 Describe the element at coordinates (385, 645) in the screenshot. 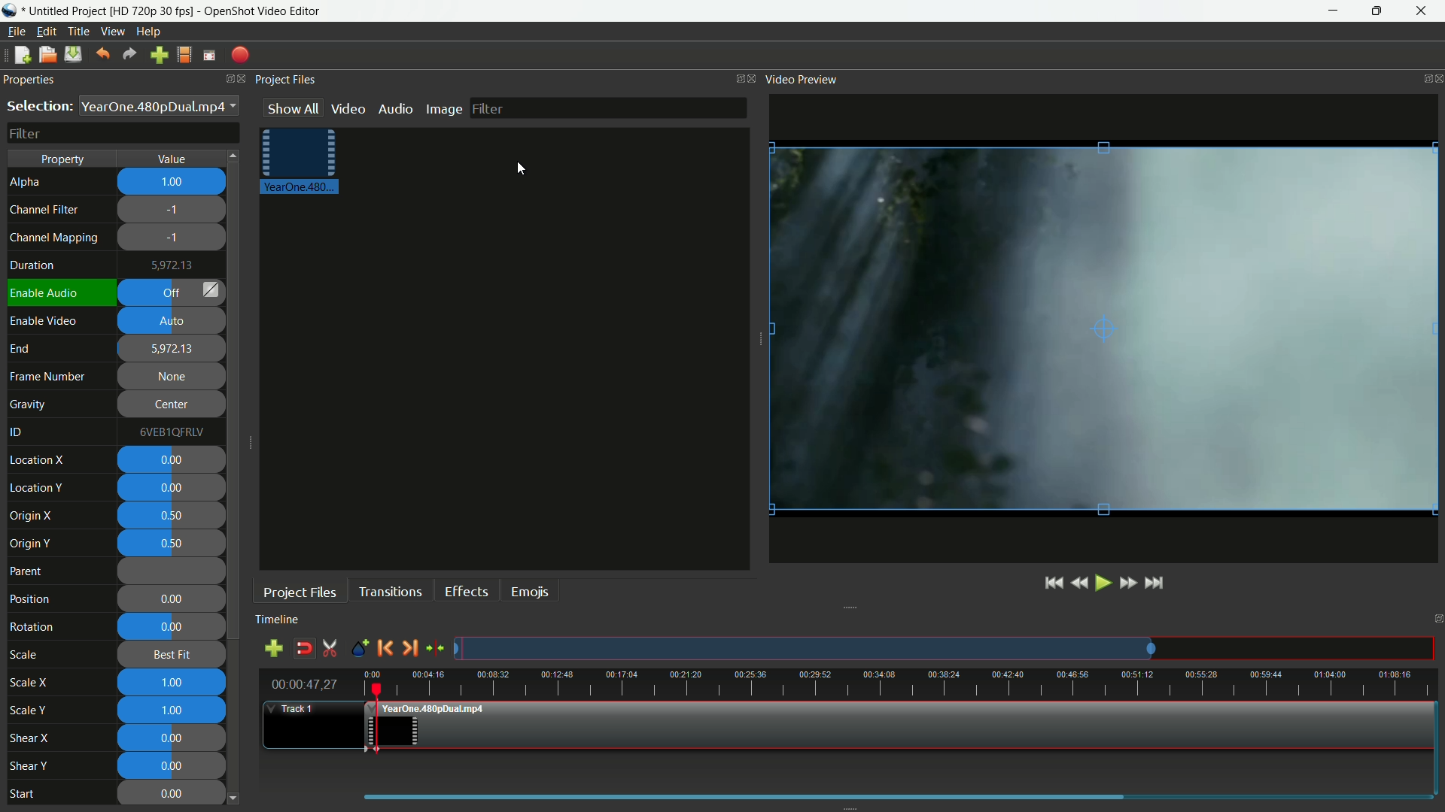

I see `previous marker` at that location.